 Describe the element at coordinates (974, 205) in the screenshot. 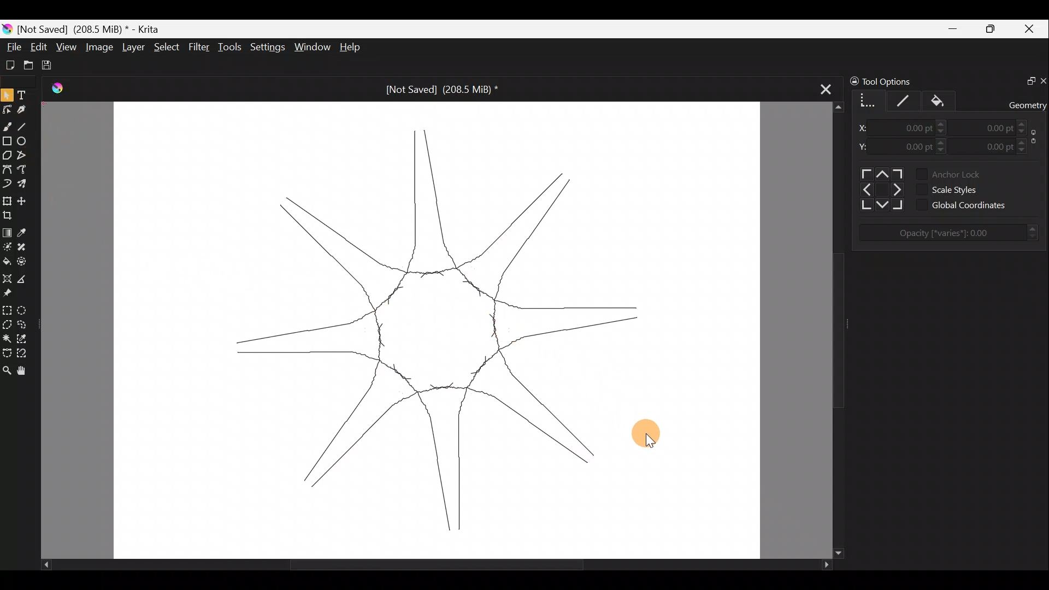

I see `Global coordinates` at that location.